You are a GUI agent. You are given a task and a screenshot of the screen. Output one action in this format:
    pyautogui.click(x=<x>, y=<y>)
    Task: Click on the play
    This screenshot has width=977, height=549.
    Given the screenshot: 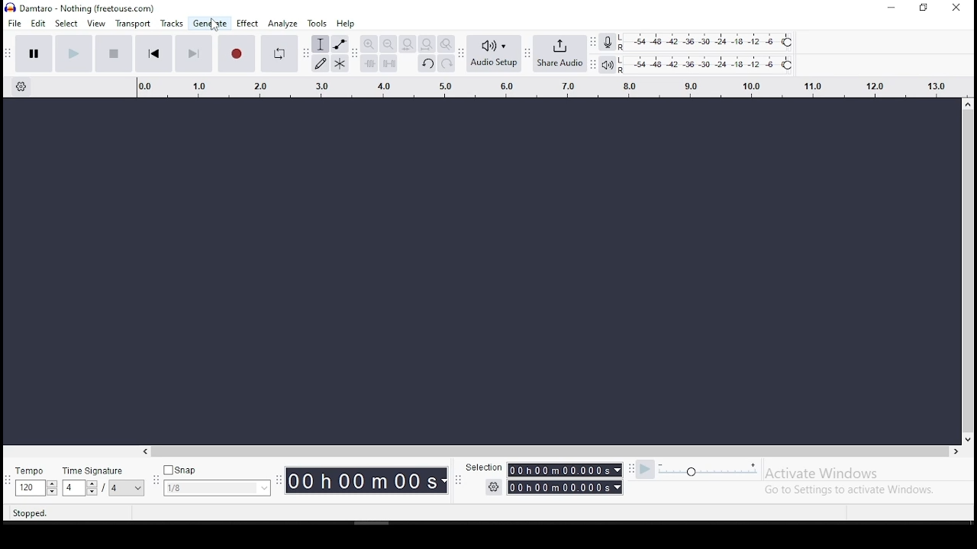 What is the action you would take?
    pyautogui.click(x=74, y=53)
    